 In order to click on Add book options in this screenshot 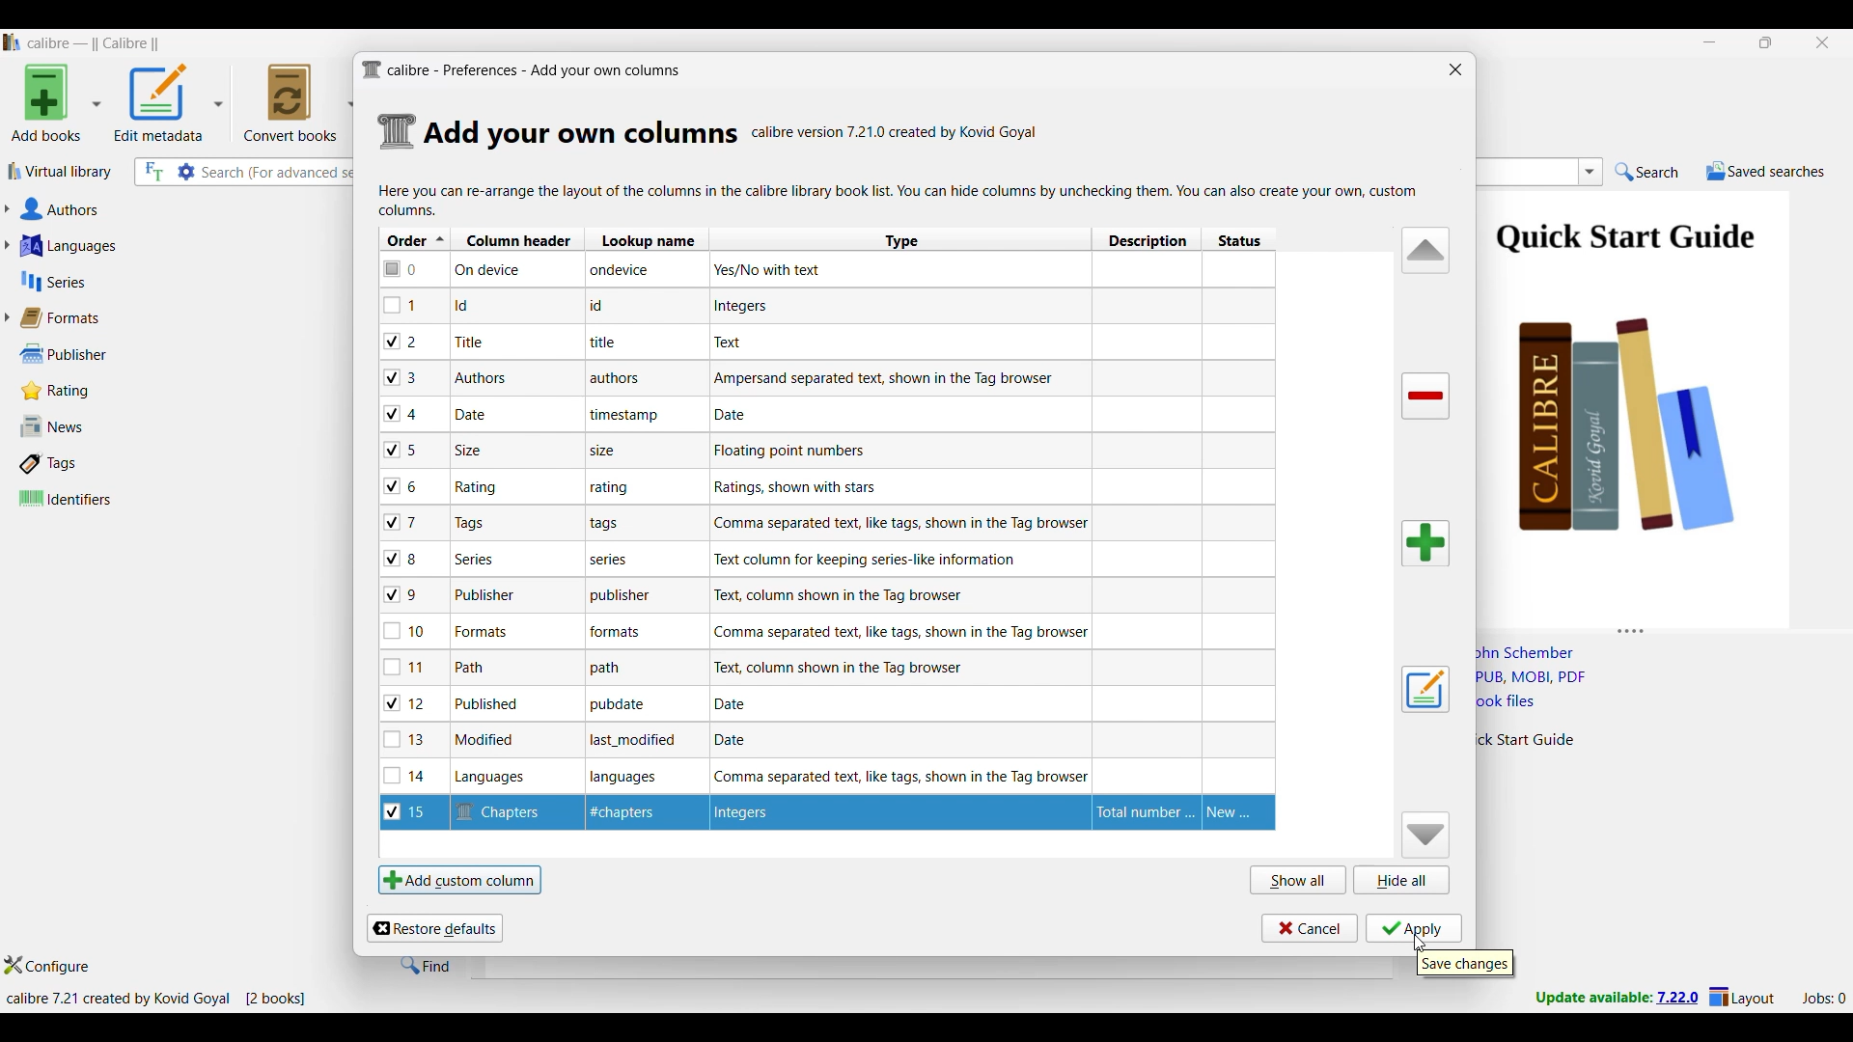, I will do `click(57, 102)`.